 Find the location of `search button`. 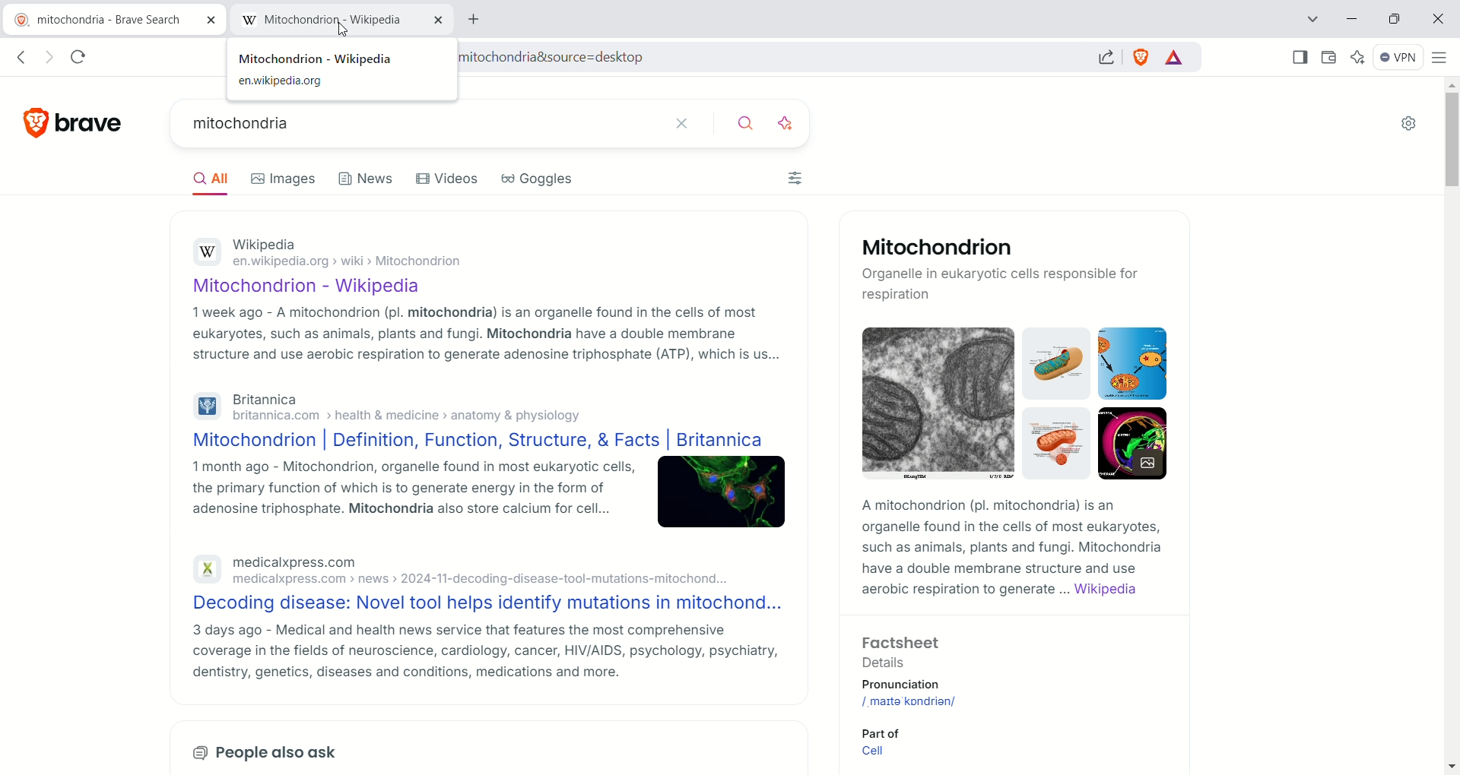

search button is located at coordinates (745, 125).